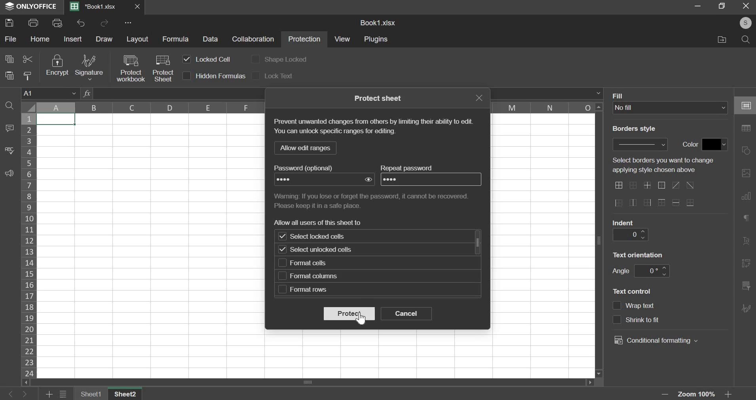 This screenshot has width=756, height=400. What do you see at coordinates (646, 204) in the screenshot?
I see `border options` at bounding box center [646, 204].